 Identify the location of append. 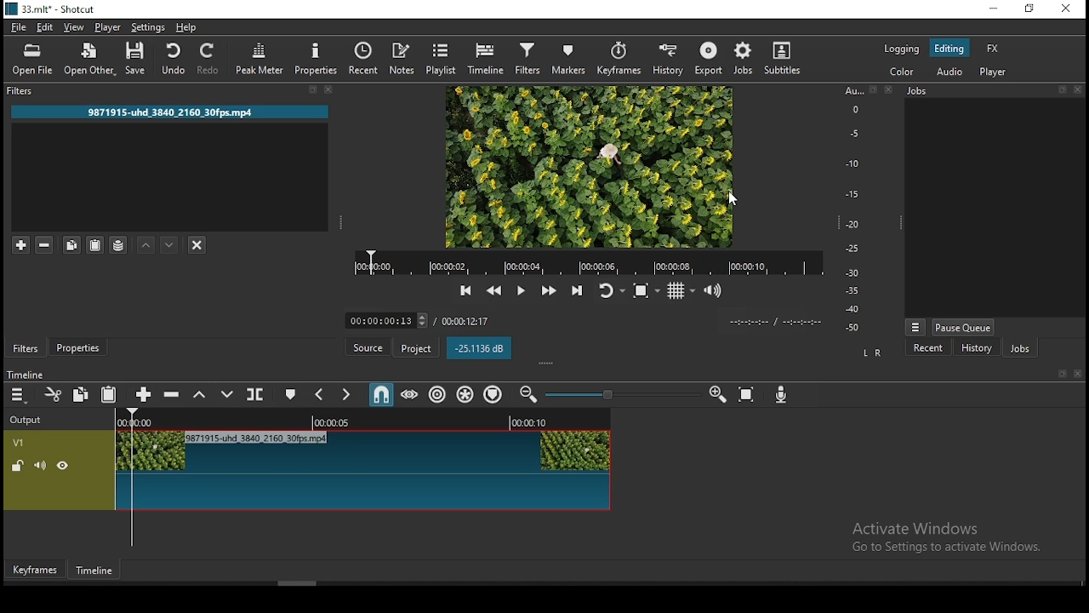
(145, 395).